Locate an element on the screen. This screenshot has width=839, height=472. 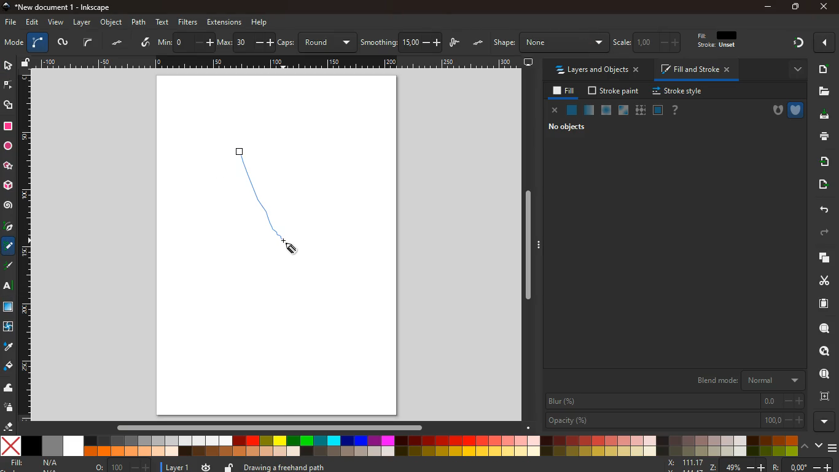
coloring is located at coordinates (9, 246).